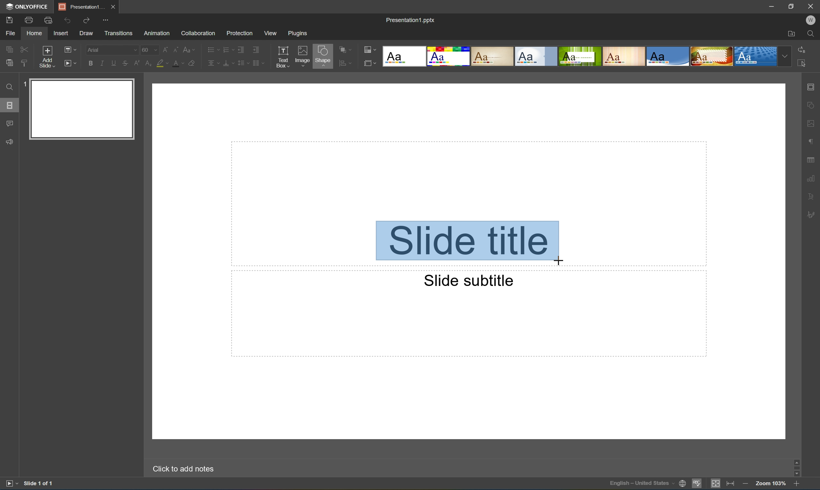 This screenshot has height=490, width=820. Describe the element at coordinates (113, 6) in the screenshot. I see `Close` at that location.